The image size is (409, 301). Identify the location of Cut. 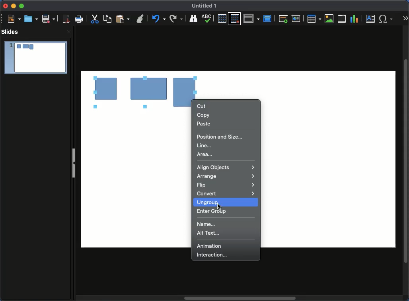
(201, 106).